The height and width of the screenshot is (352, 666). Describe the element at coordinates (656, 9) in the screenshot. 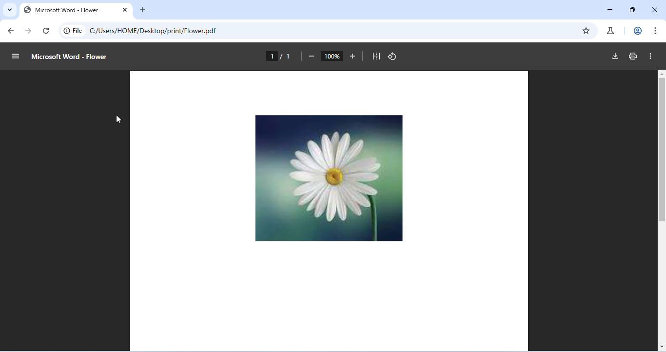

I see `close` at that location.